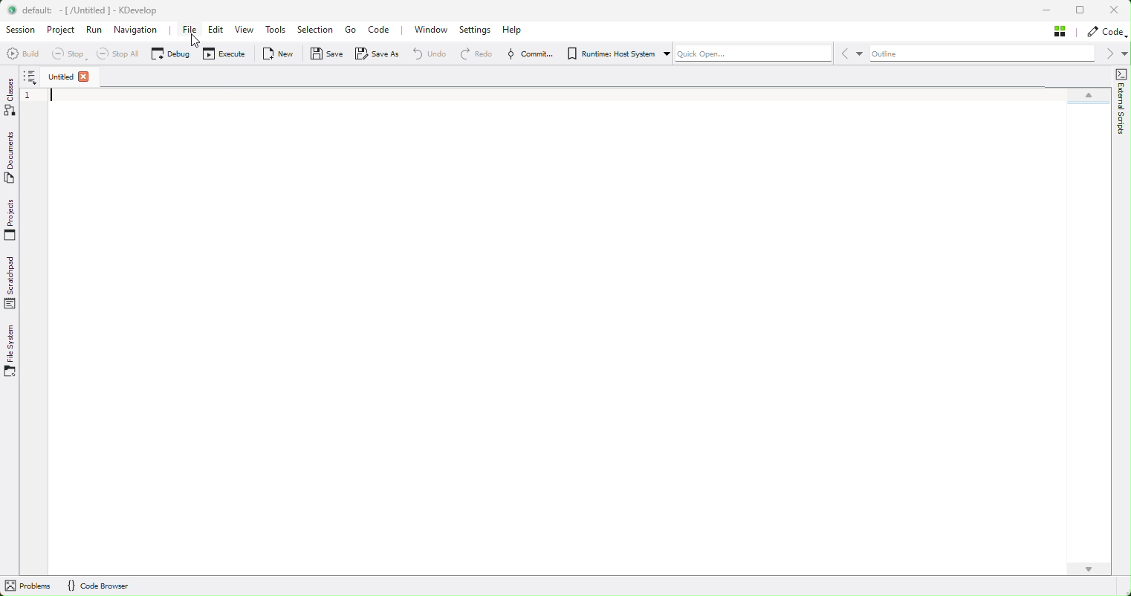 The width and height of the screenshot is (1131, 596). What do you see at coordinates (189, 31) in the screenshot?
I see `file` at bounding box center [189, 31].